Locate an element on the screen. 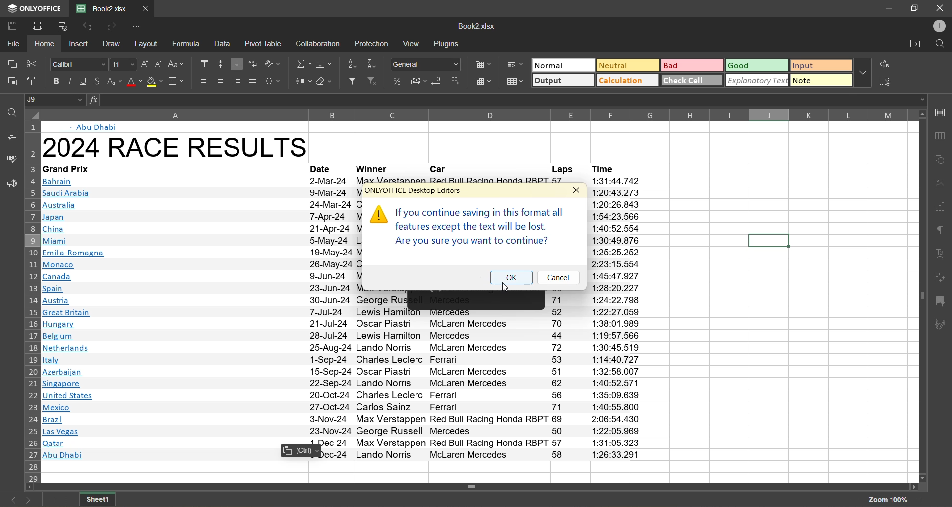  laps is located at coordinates (565, 168).